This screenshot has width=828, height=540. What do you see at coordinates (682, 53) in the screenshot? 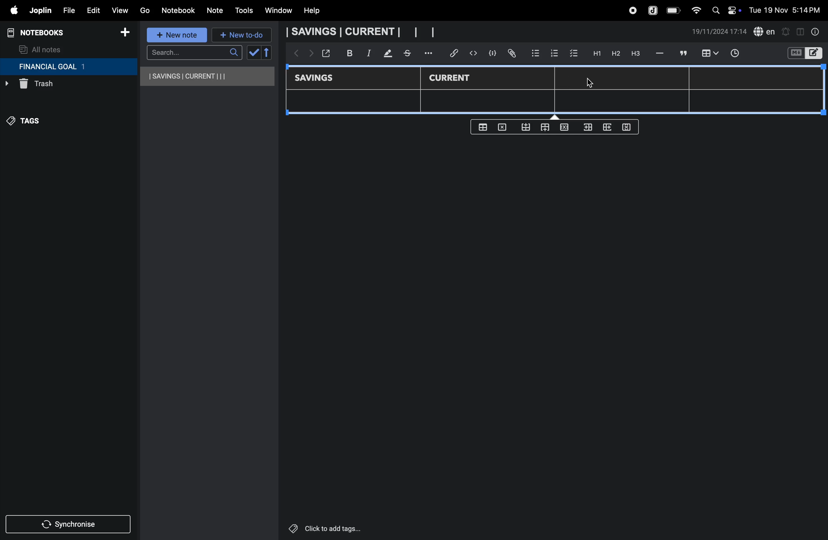
I see `comment` at bounding box center [682, 53].